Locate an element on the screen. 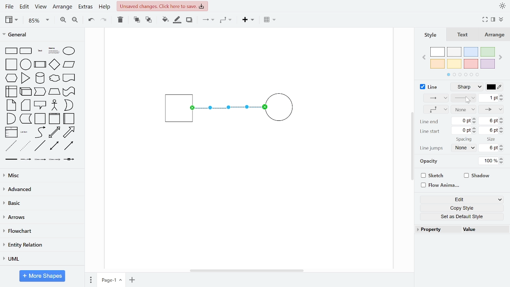 The width and height of the screenshot is (510, 287). cloud is located at coordinates (54, 79).